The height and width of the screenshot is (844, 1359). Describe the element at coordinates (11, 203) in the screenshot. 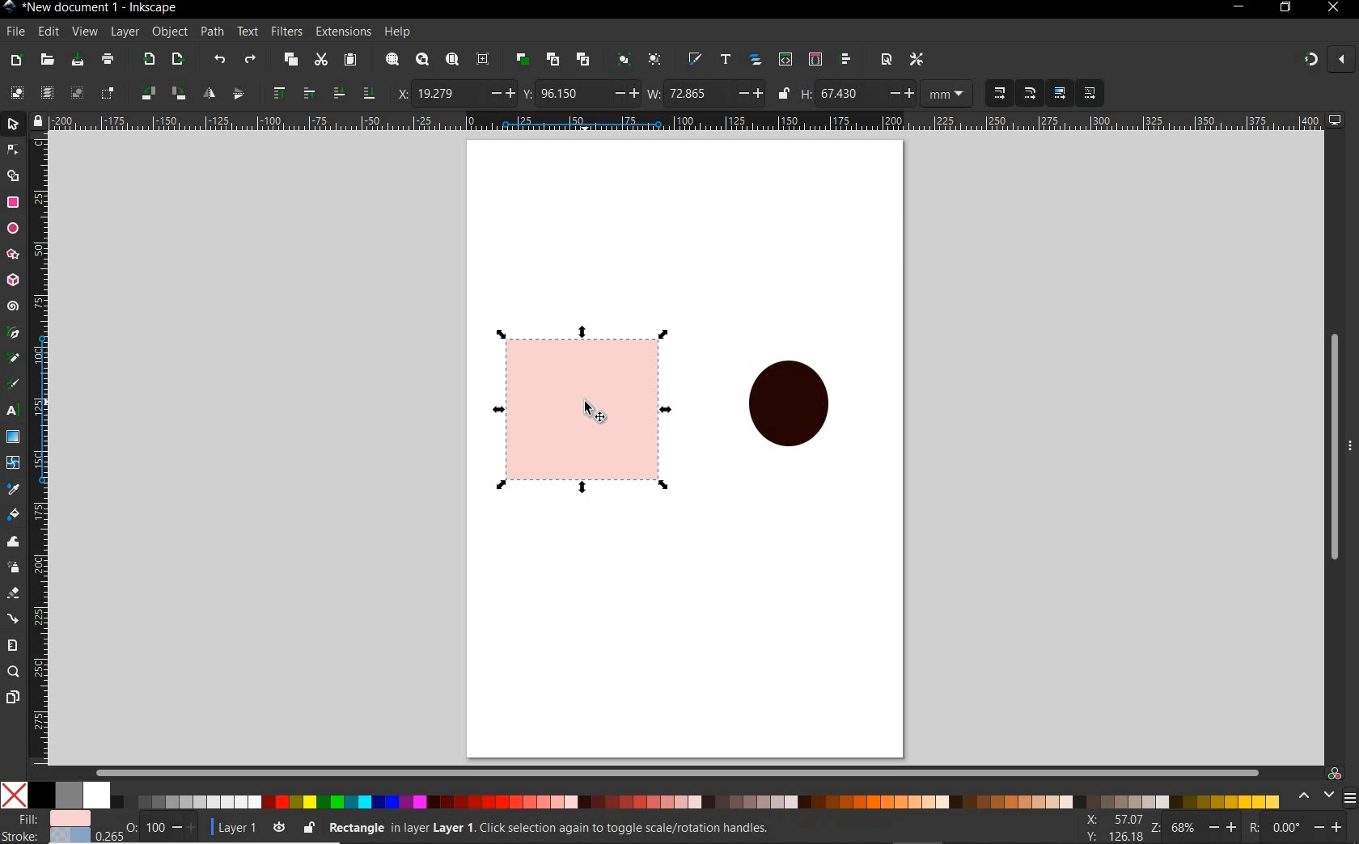

I see `rectangle tool` at that location.